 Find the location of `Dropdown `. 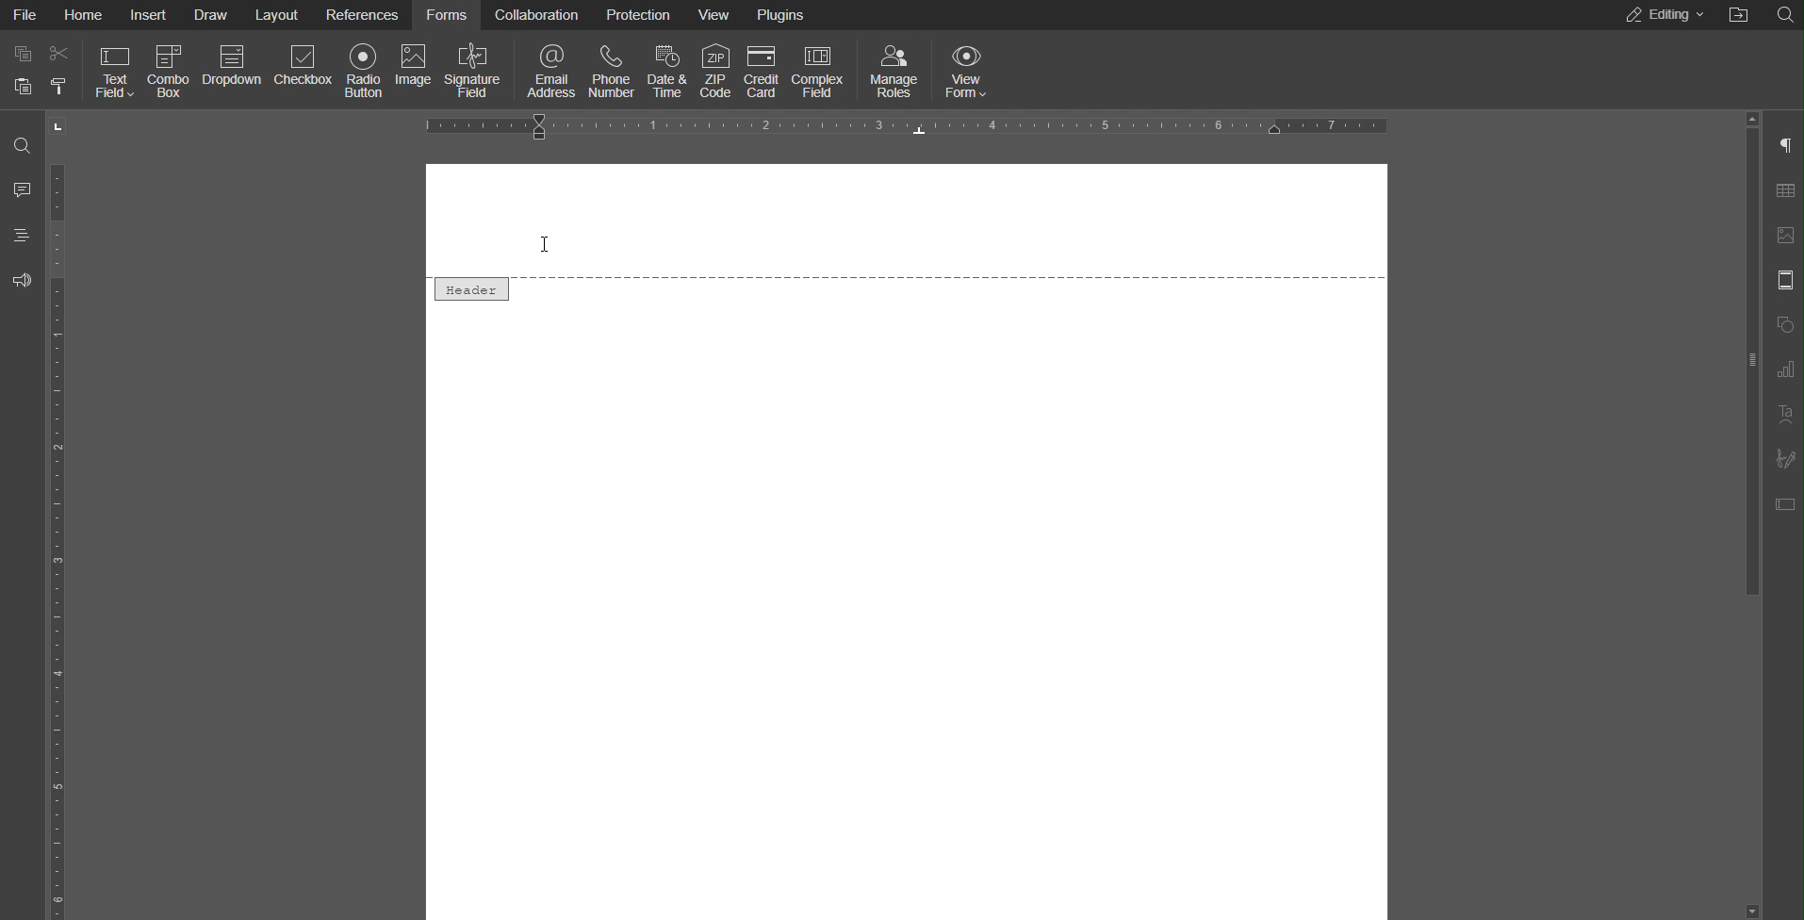

Dropdown  is located at coordinates (233, 70).